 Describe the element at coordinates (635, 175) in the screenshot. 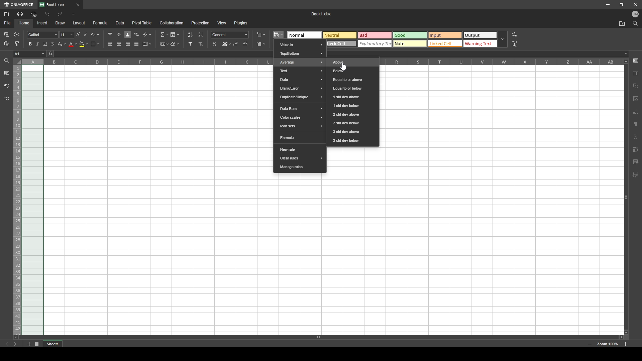

I see `pen tool` at that location.